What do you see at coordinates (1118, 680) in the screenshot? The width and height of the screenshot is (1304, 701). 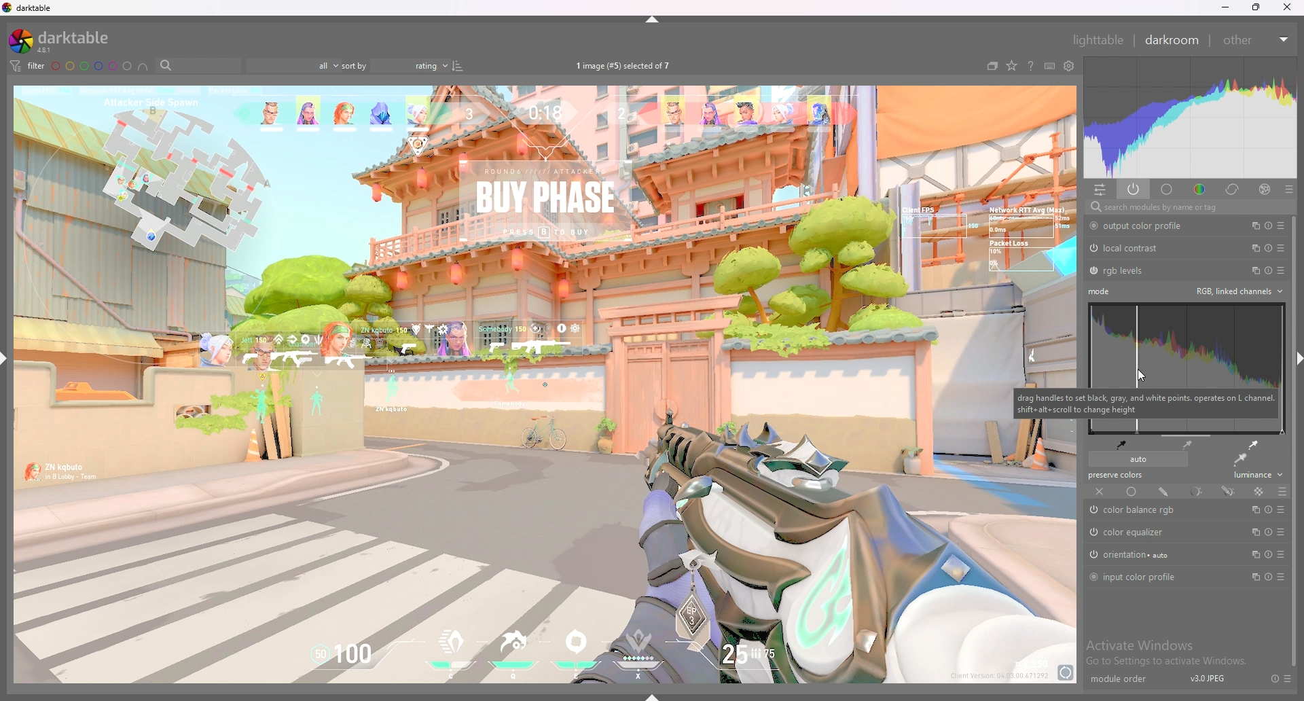 I see `module order` at bounding box center [1118, 680].